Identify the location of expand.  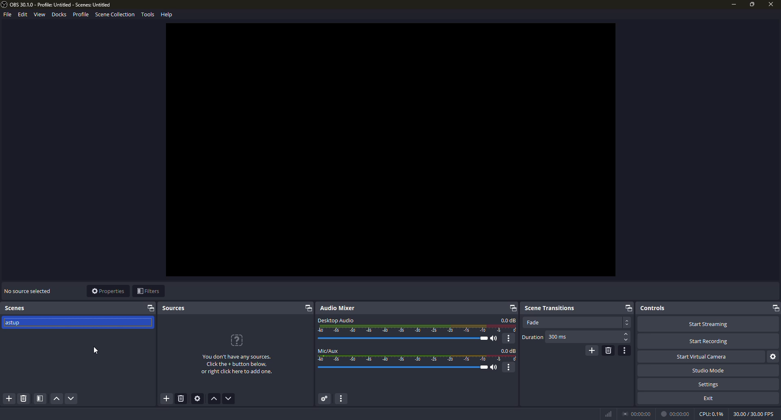
(774, 308).